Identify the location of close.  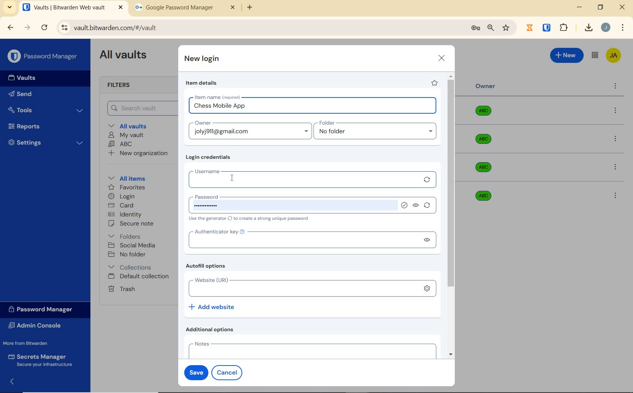
(623, 7).